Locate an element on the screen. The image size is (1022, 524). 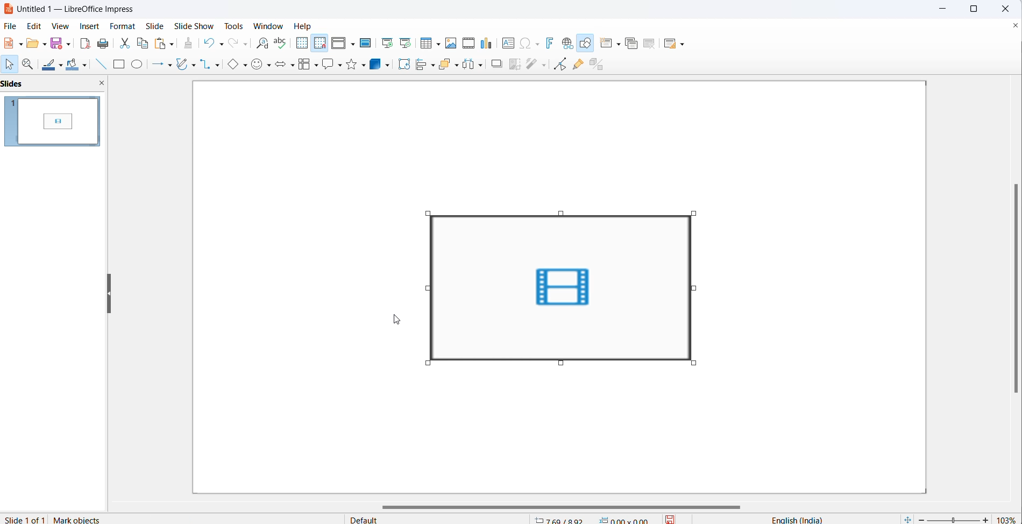
selection markup is located at coordinates (427, 364).